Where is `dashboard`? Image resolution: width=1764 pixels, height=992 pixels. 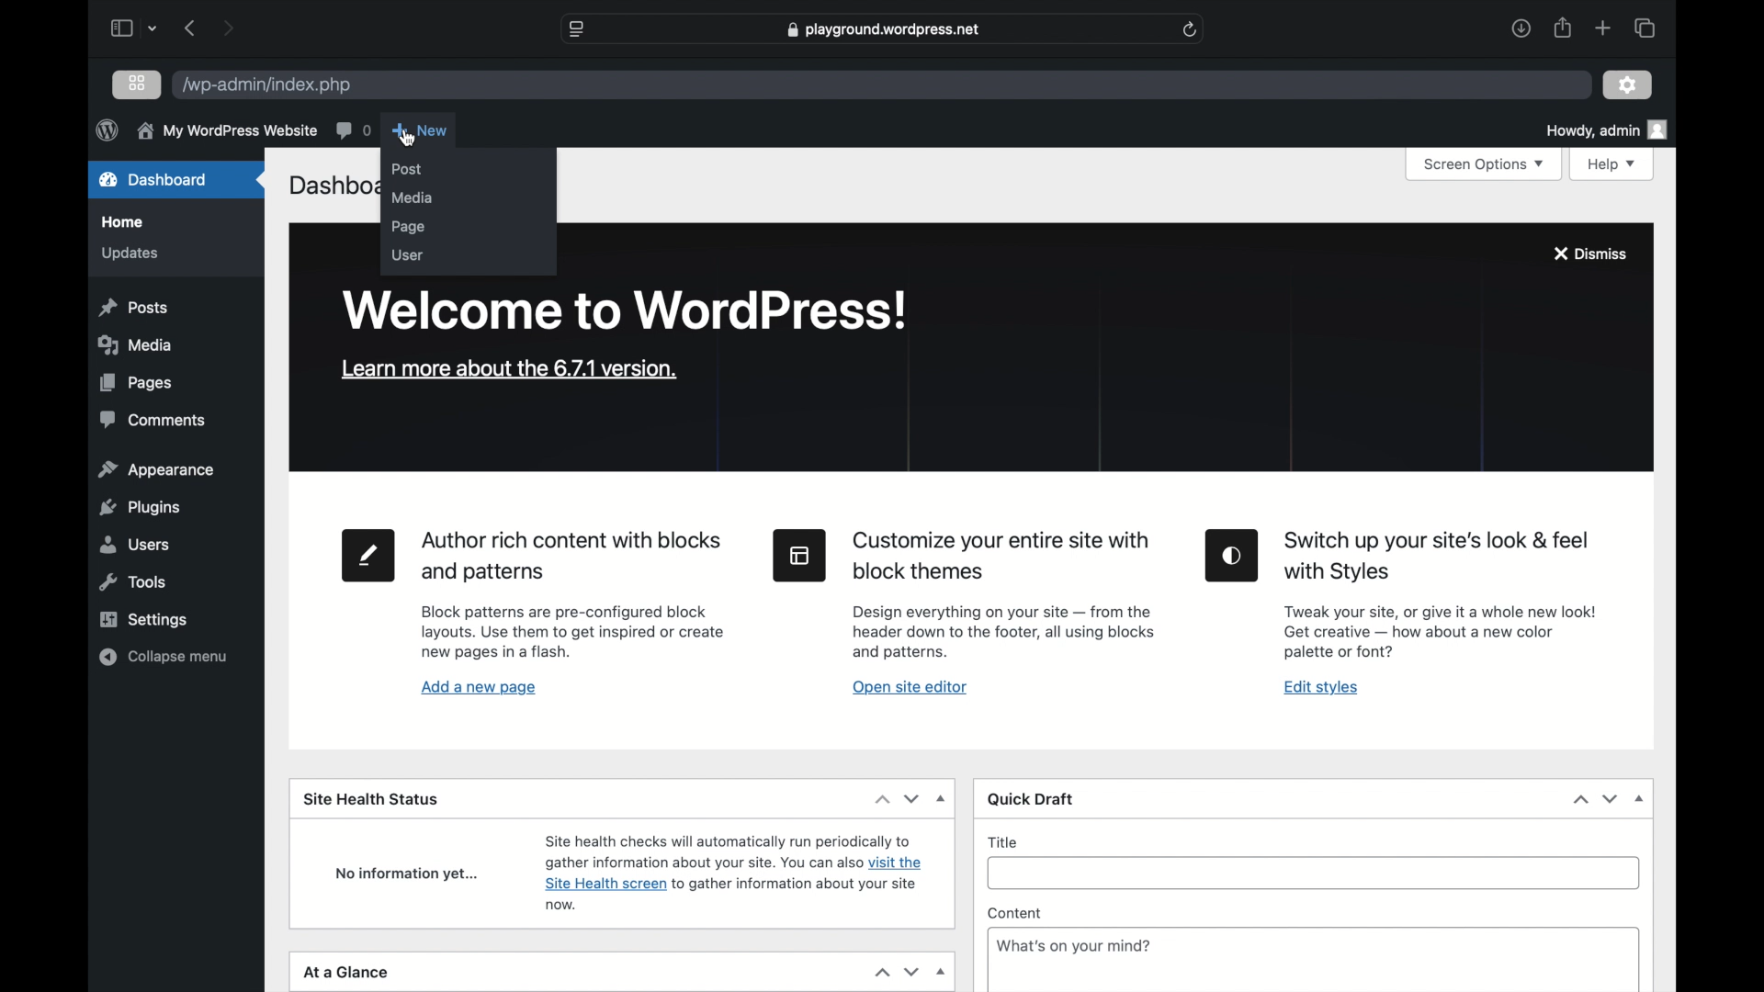
dashboard is located at coordinates (154, 179).